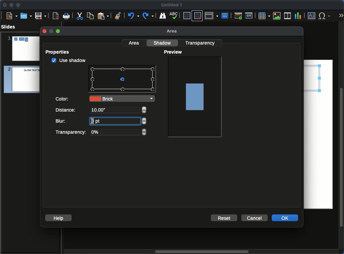 This screenshot has width=344, height=254. I want to click on Scroll, so click(342, 138).